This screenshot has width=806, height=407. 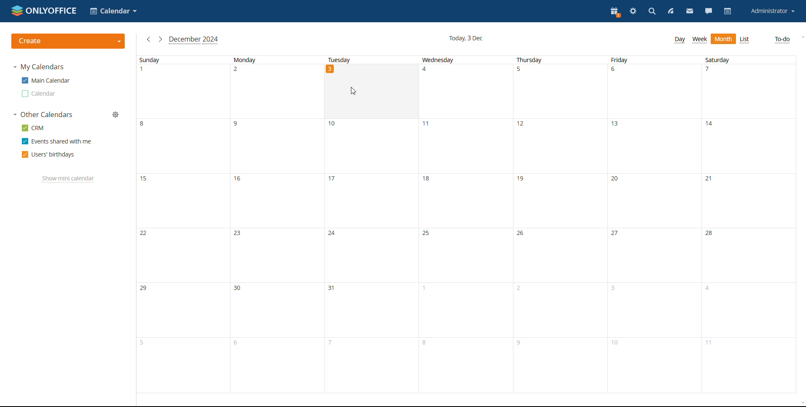 I want to click on chat, so click(x=709, y=11).